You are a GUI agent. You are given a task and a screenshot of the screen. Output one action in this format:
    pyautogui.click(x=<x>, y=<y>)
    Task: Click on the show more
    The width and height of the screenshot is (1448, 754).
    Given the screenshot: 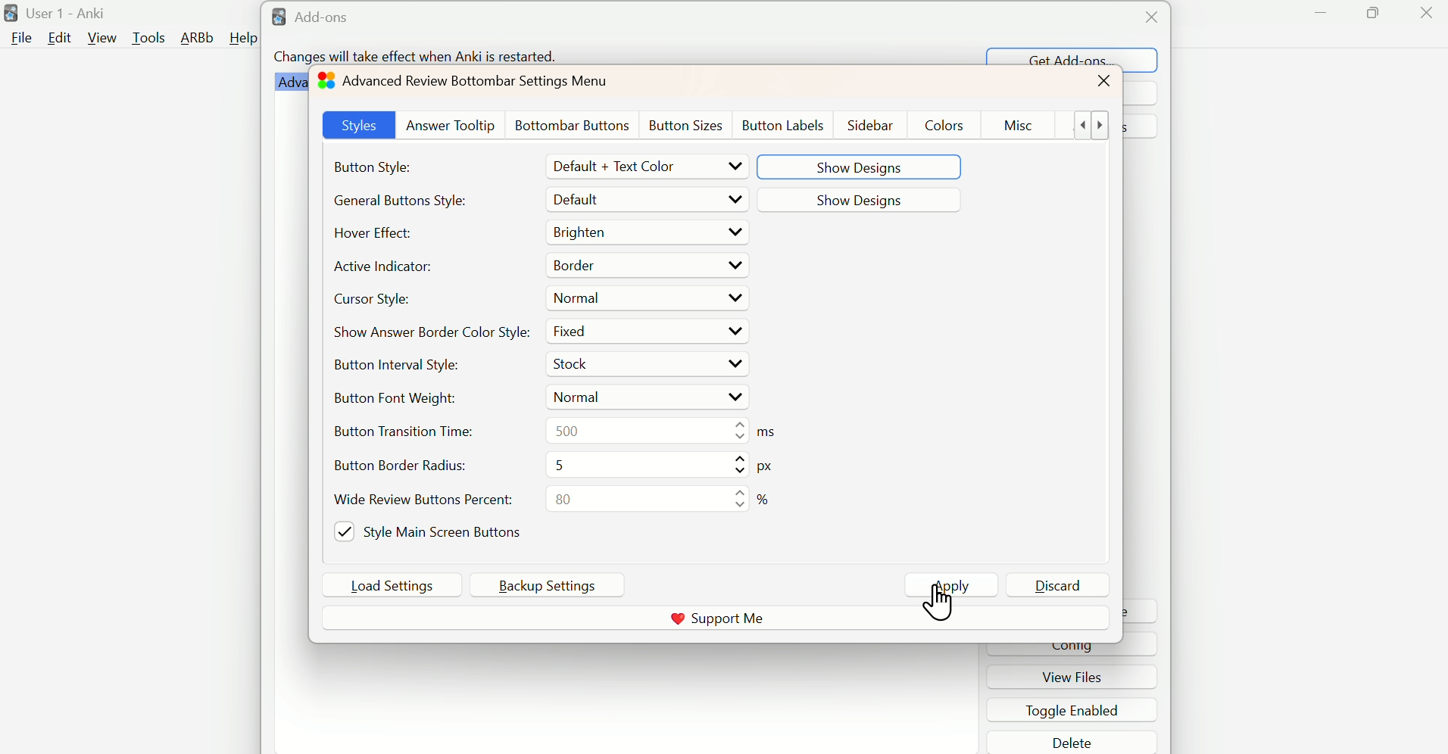 What is the action you would take?
    pyautogui.click(x=1097, y=129)
    